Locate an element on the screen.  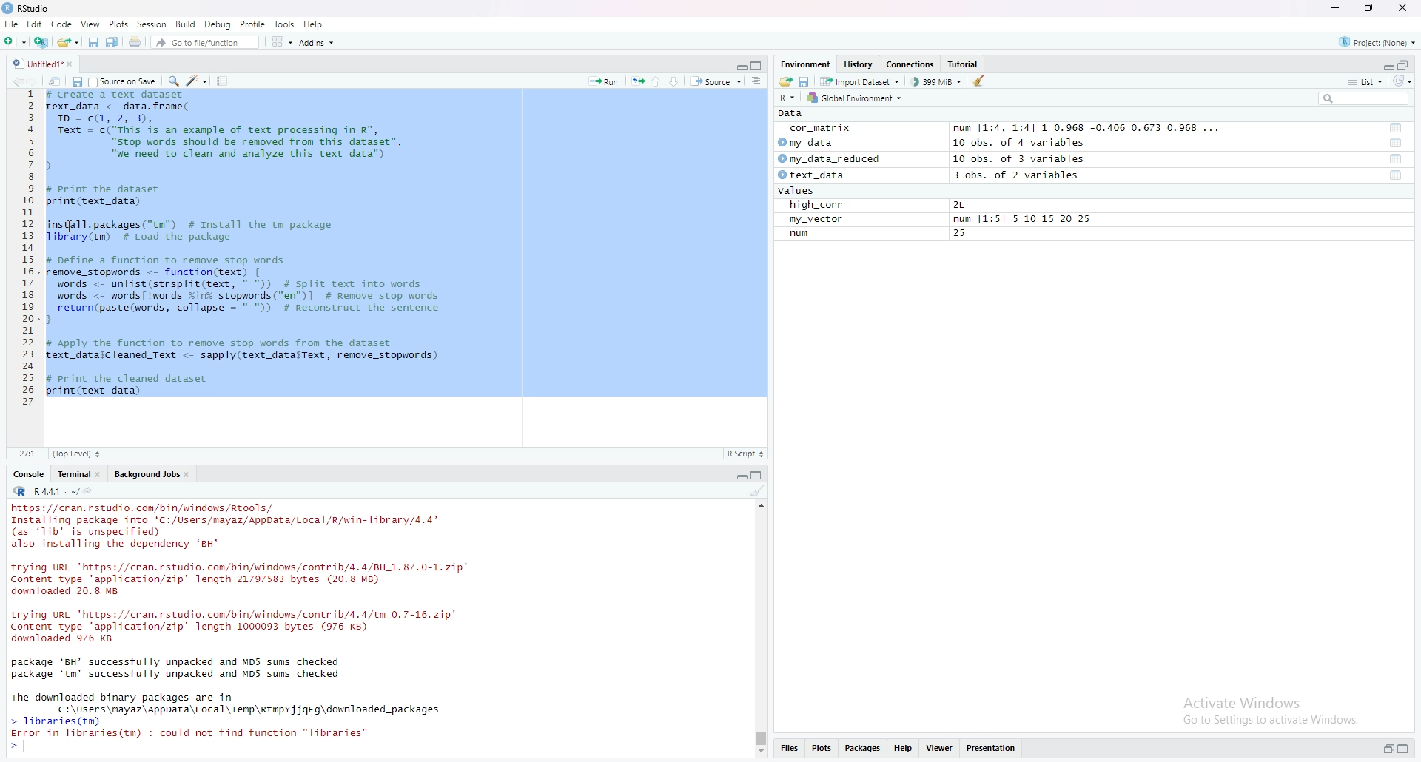
view the current working directory is located at coordinates (91, 492).